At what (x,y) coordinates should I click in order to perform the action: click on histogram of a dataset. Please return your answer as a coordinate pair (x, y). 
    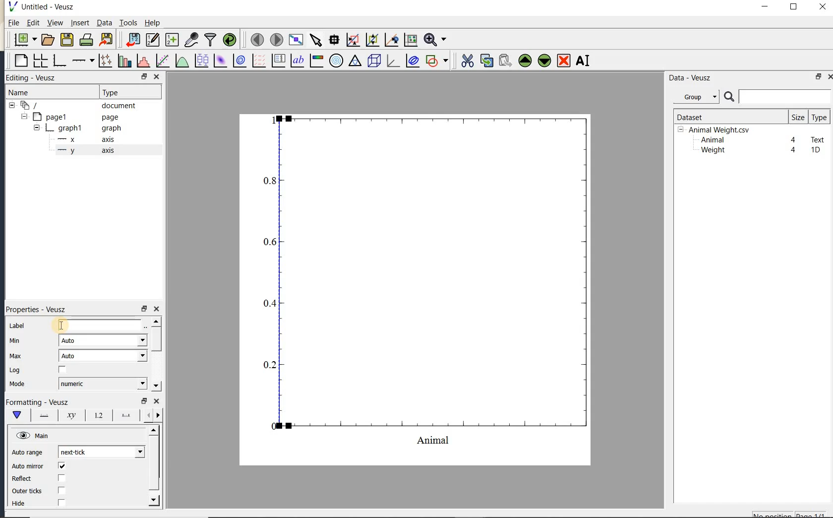
    Looking at the image, I should click on (143, 61).